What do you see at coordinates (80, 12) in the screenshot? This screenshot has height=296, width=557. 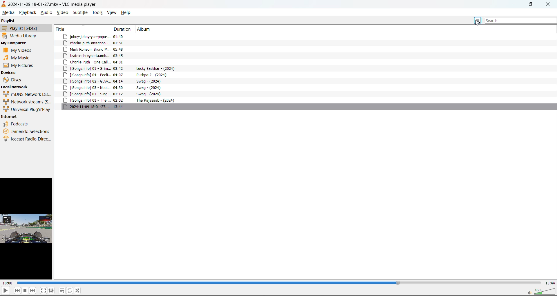 I see `subtitle` at bounding box center [80, 12].